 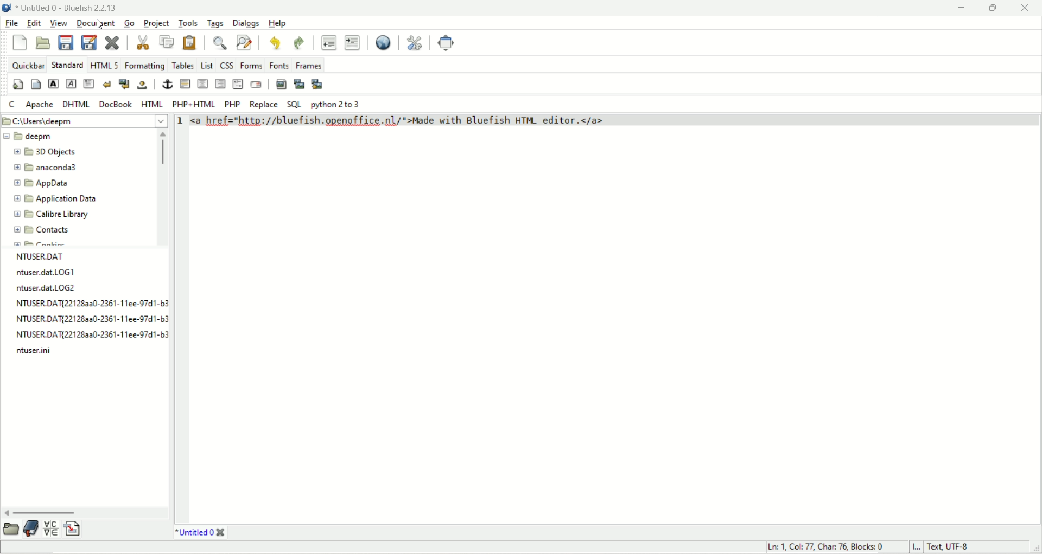 I want to click on close, so click(x=1026, y=8).